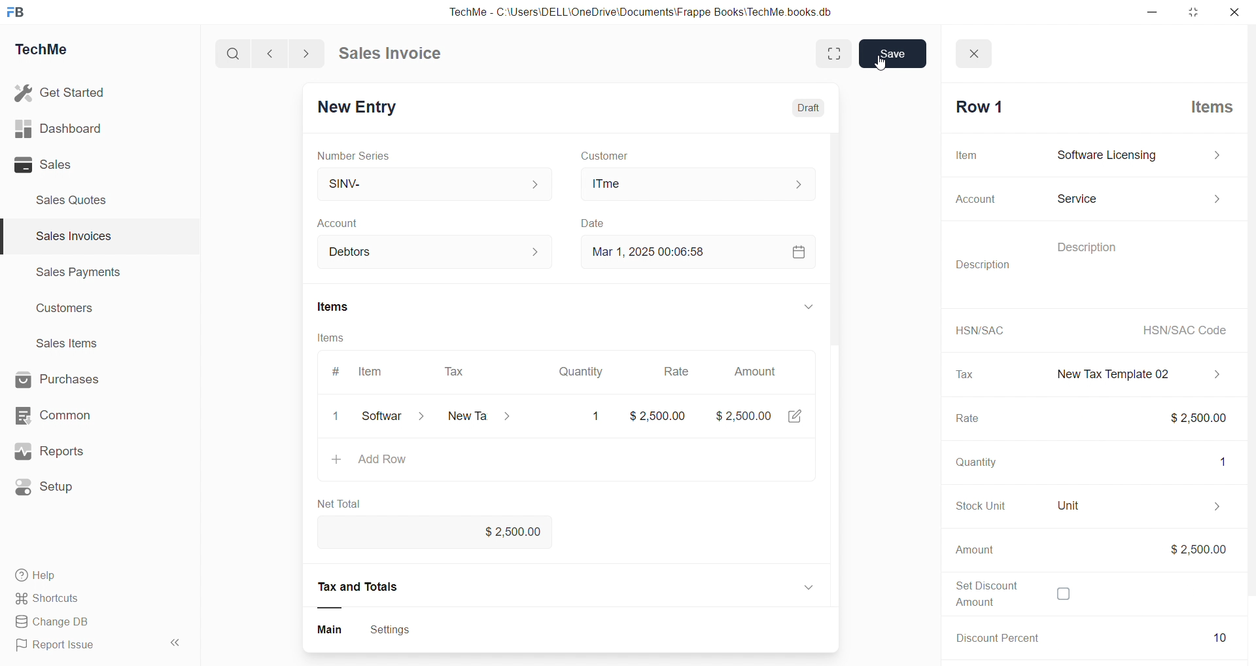 Image resolution: width=1256 pixels, height=666 pixels. What do you see at coordinates (1132, 372) in the screenshot?
I see `New Tax Template 02 >` at bounding box center [1132, 372].